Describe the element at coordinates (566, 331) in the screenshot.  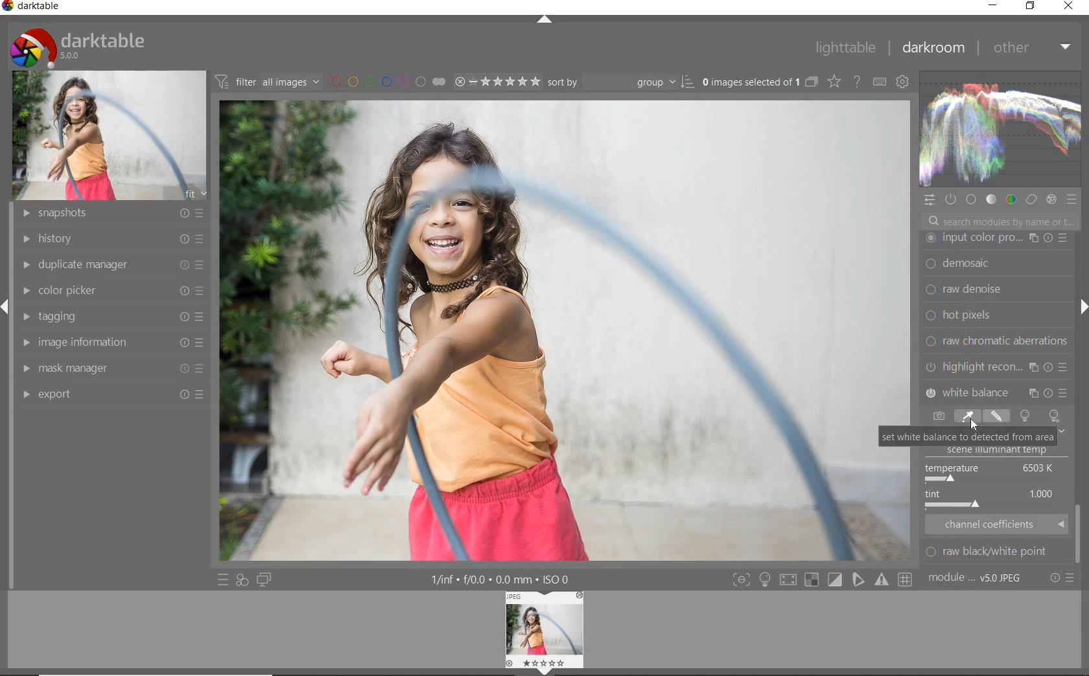
I see `image selected` at that location.